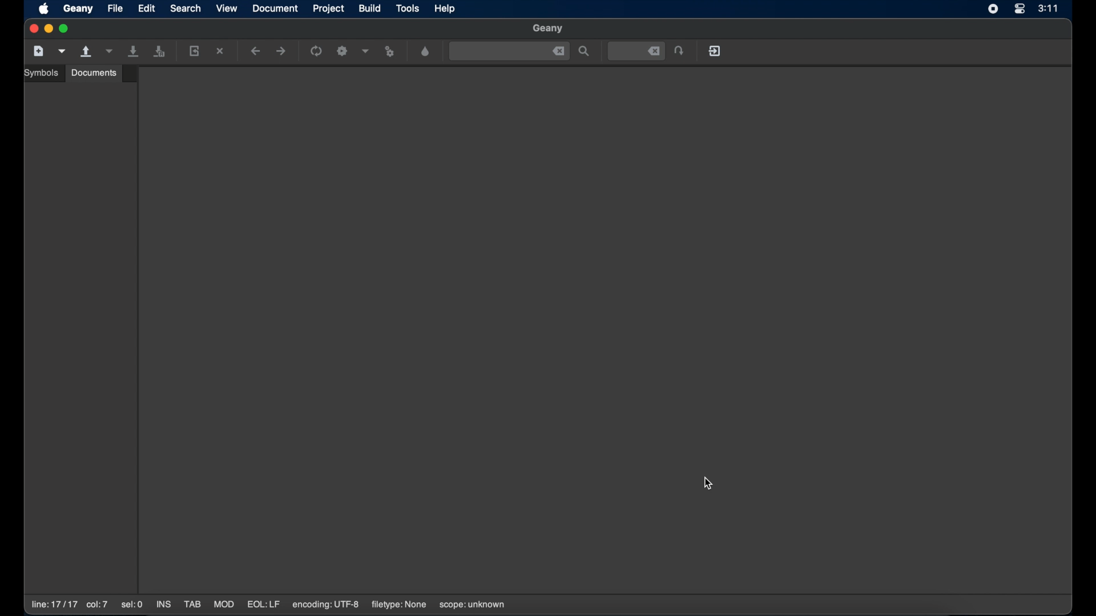  What do you see at coordinates (993, 9) in the screenshot?
I see `screen recorder icon` at bounding box center [993, 9].